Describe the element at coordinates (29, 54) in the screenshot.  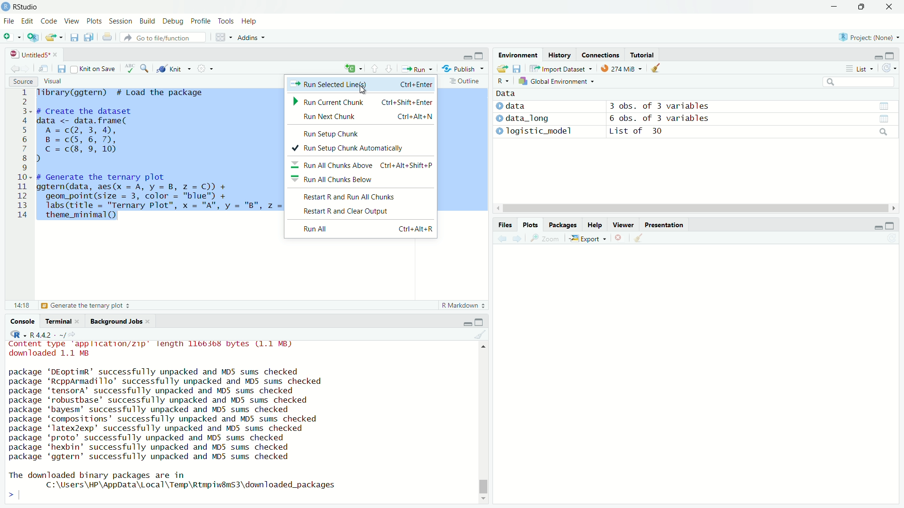
I see `) | UntitledS*` at that location.